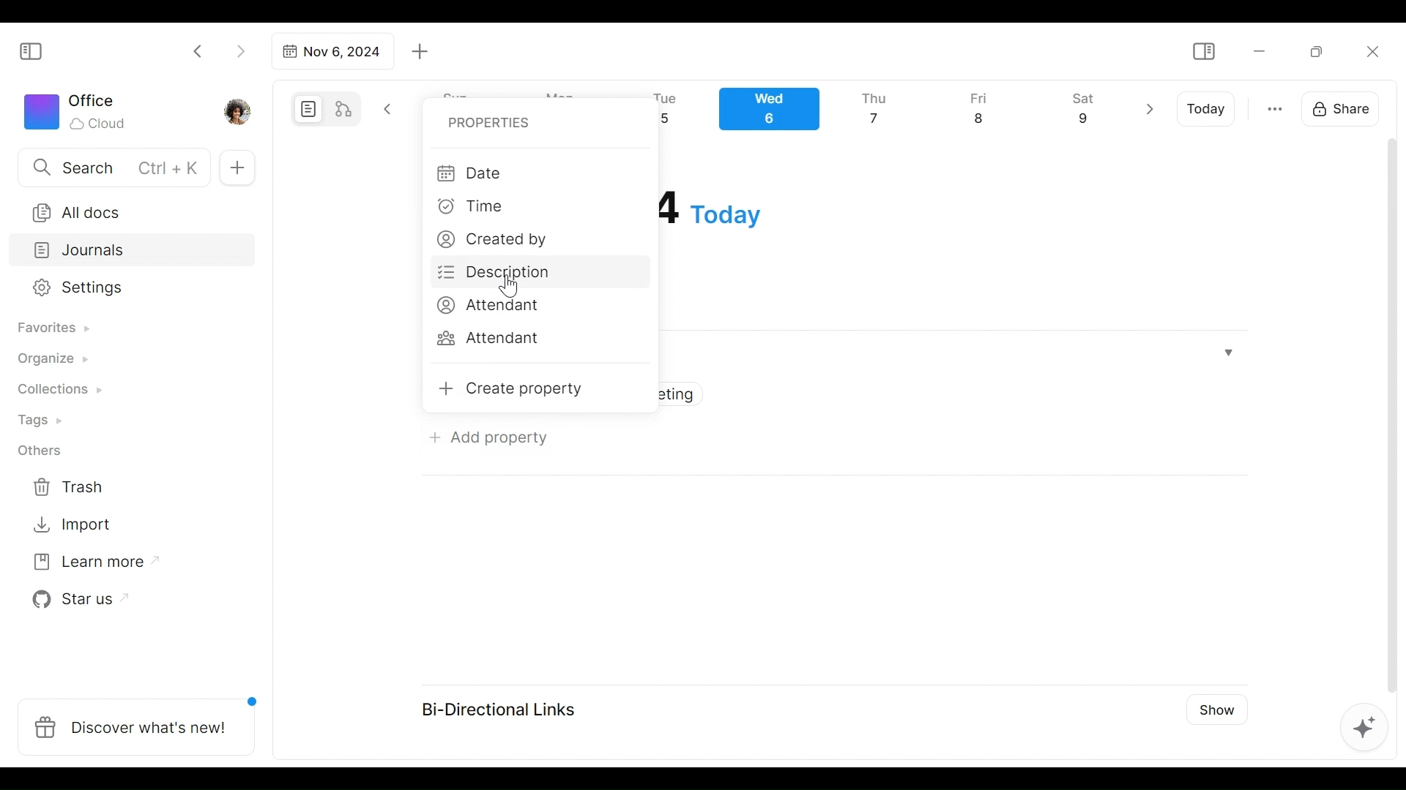 The image size is (1406, 790). What do you see at coordinates (142, 719) in the screenshot?
I see `Discover what's new` at bounding box center [142, 719].